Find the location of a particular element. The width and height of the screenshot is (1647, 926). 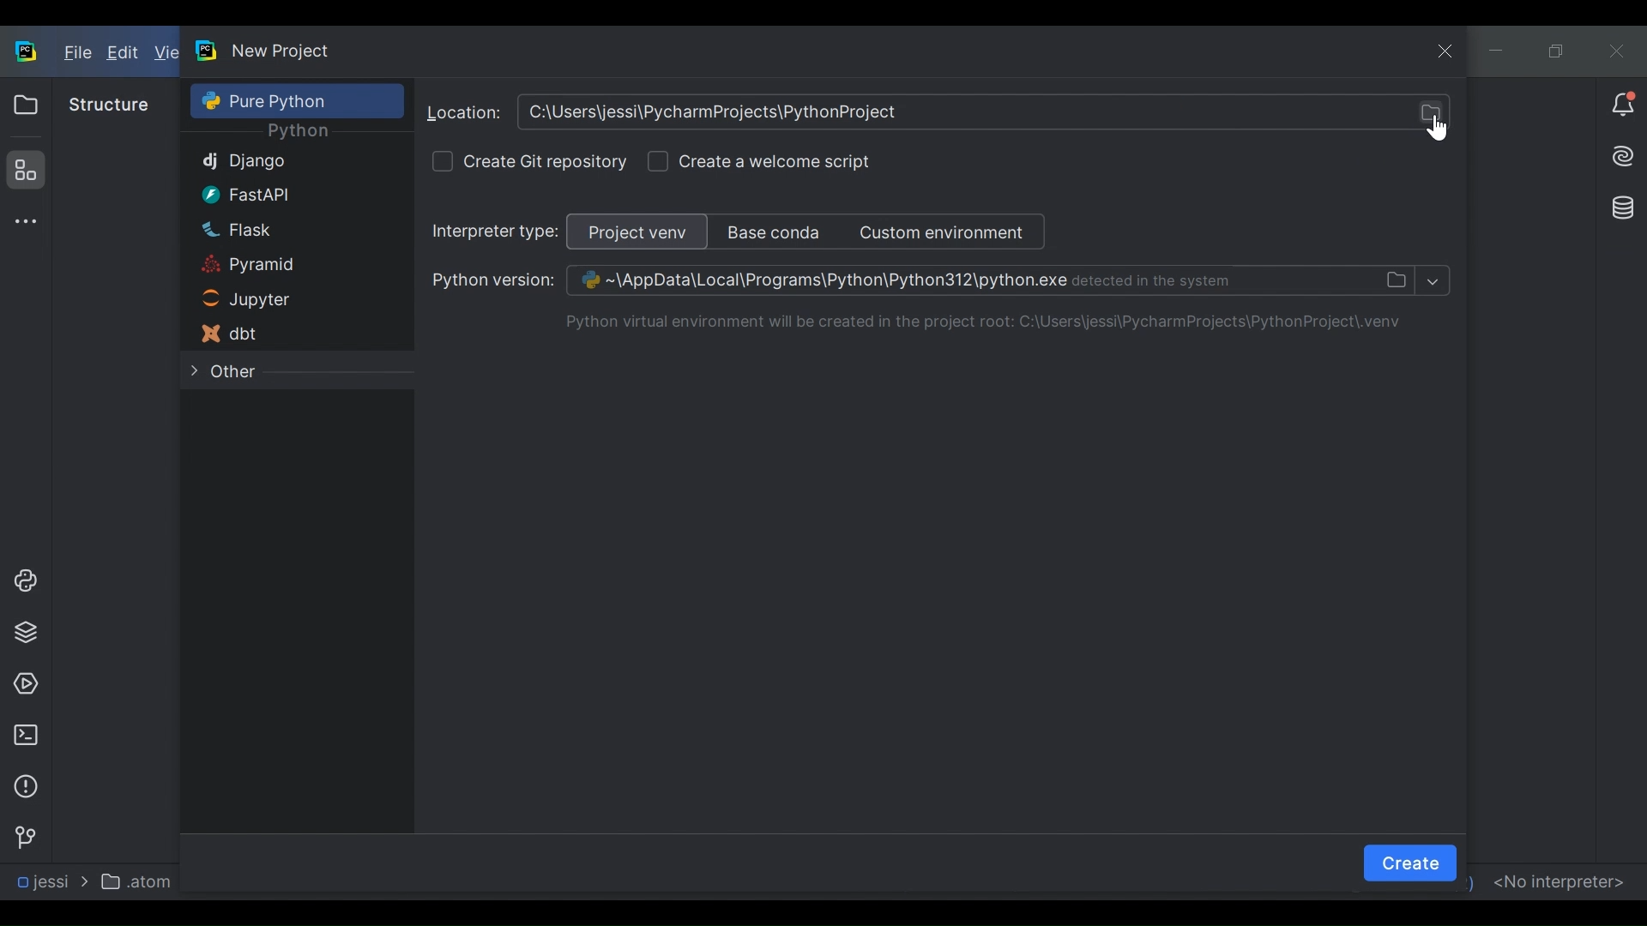

File is located at coordinates (75, 54).